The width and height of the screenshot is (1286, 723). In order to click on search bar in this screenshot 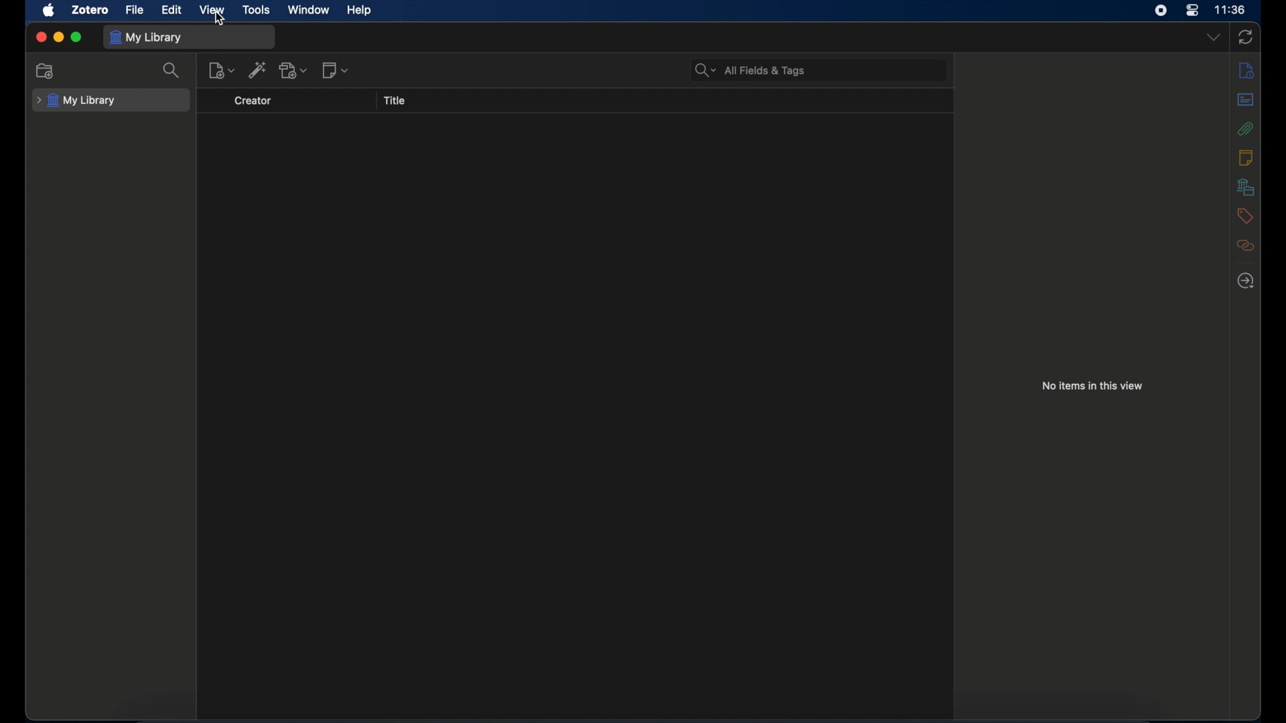, I will do `click(751, 71)`.